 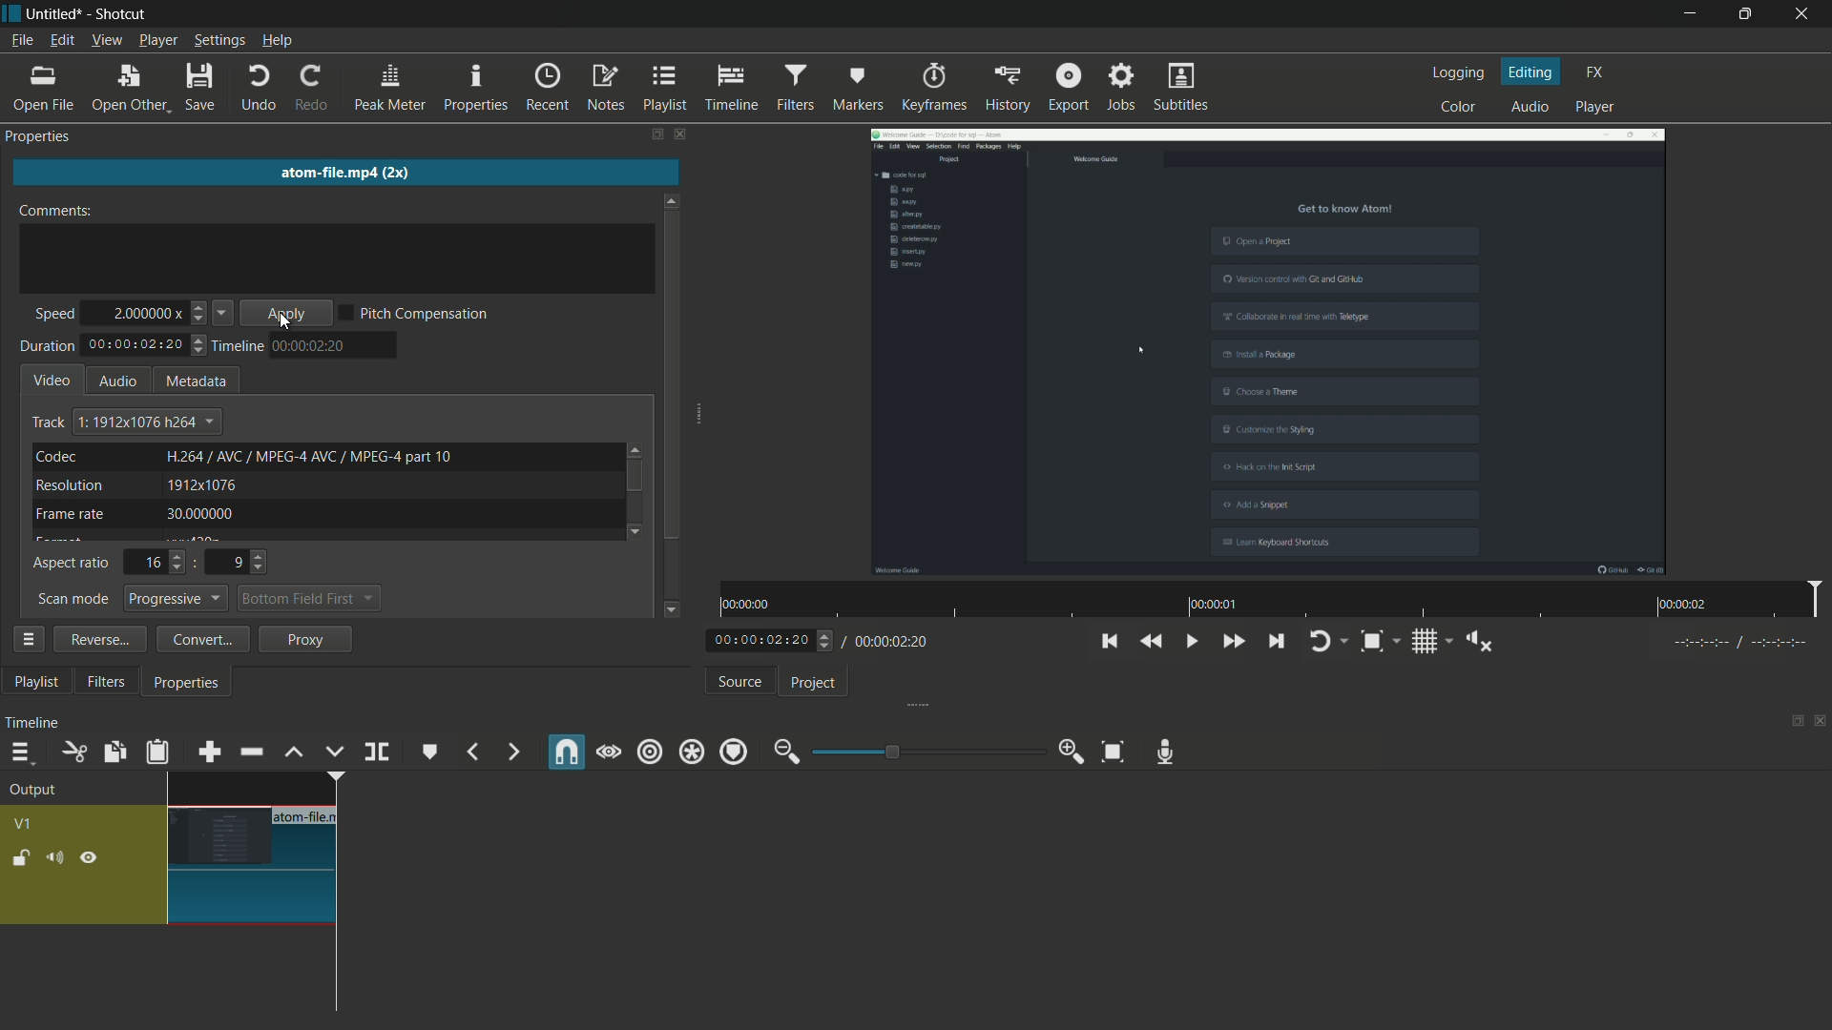 I want to click on timeline, so click(x=236, y=347).